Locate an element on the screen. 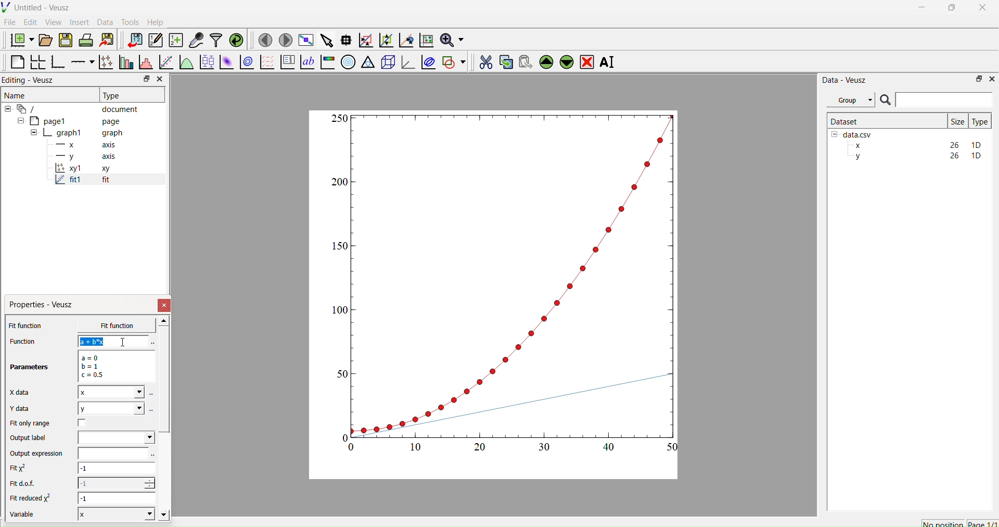 The image size is (999, 527). Dataset is located at coordinates (845, 121).